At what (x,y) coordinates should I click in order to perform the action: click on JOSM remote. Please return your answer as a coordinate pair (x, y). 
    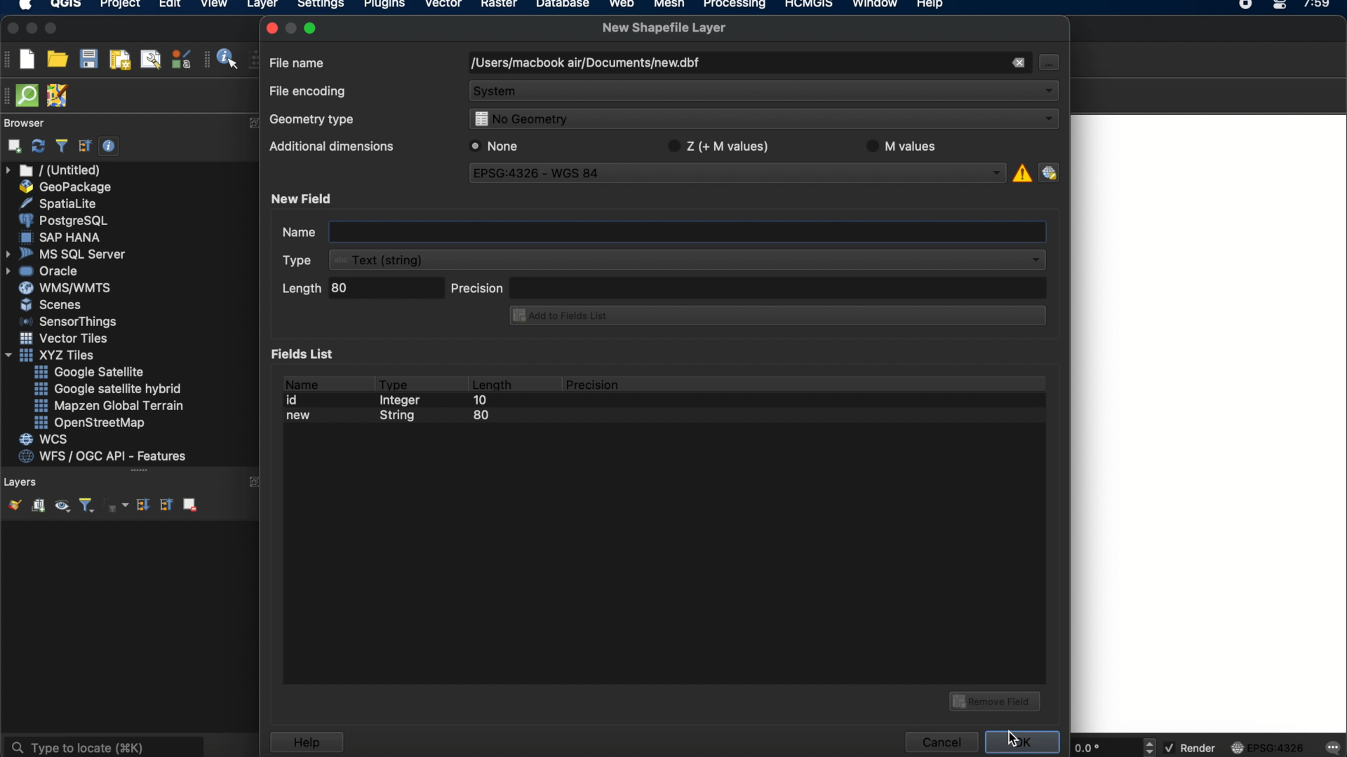
    Looking at the image, I should click on (59, 96).